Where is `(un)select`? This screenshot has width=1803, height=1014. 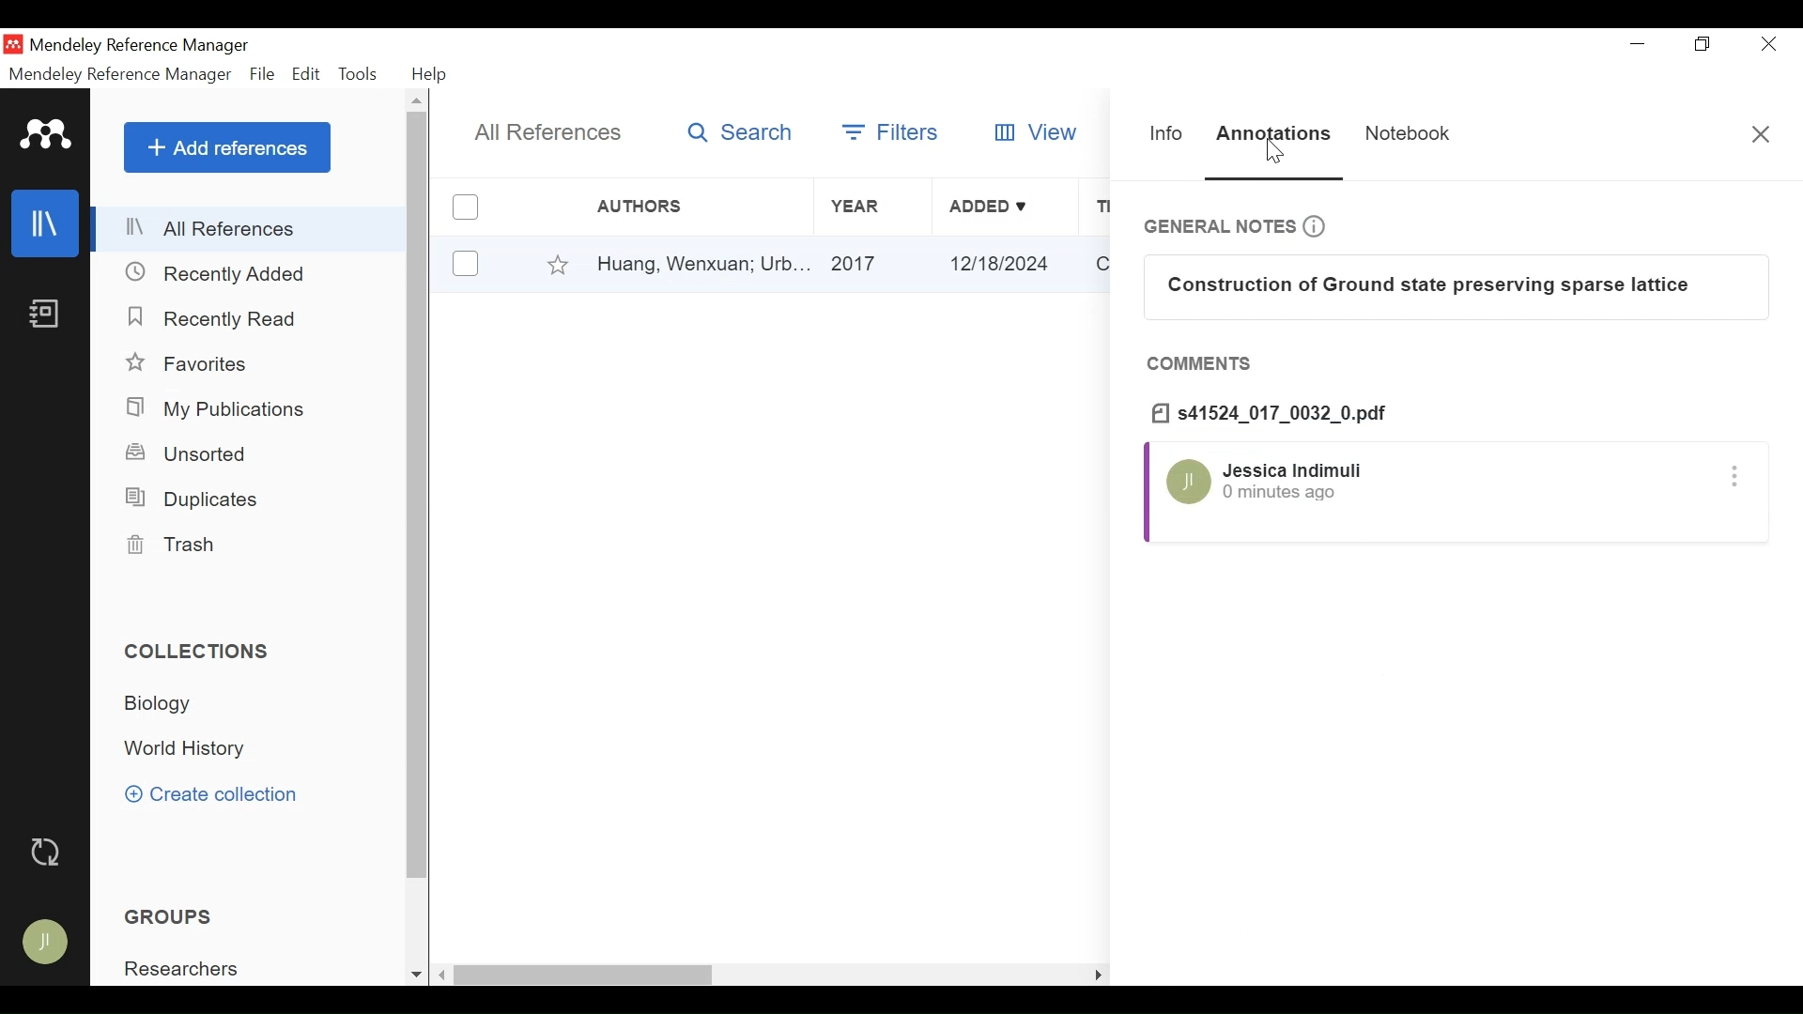
(un)select is located at coordinates (466, 264).